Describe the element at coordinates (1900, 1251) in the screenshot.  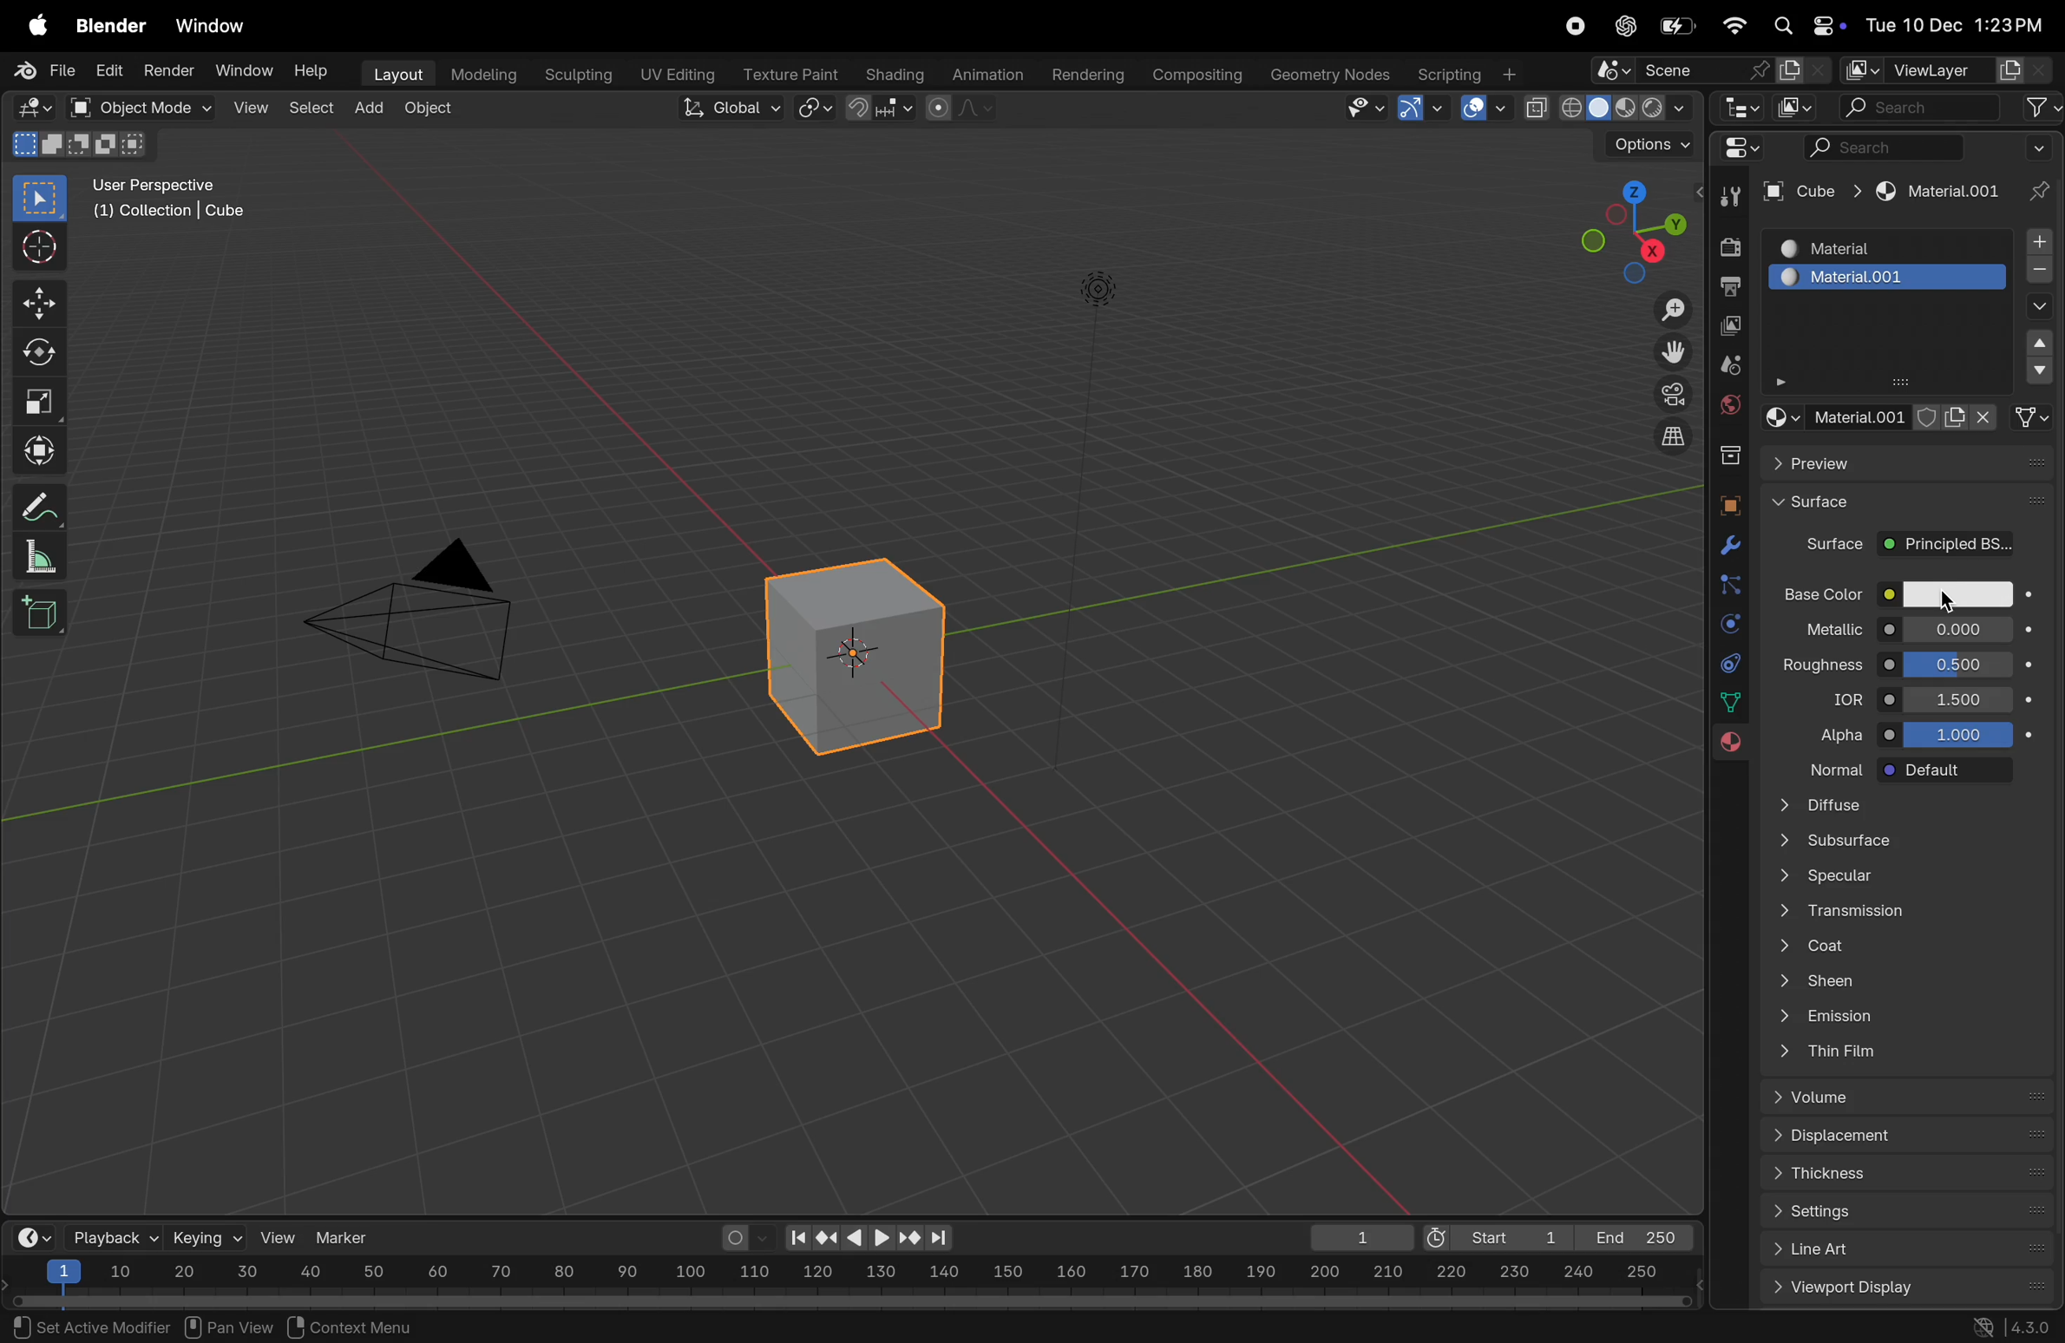
I see `list art` at that location.